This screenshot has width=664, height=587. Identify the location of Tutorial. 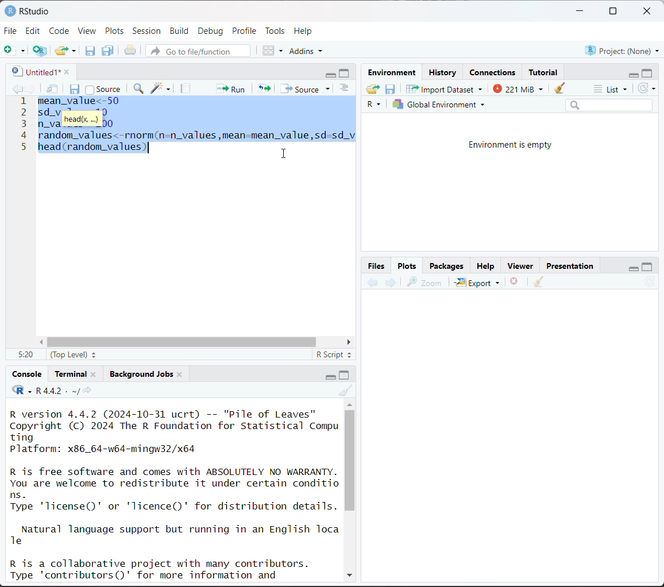
(545, 71).